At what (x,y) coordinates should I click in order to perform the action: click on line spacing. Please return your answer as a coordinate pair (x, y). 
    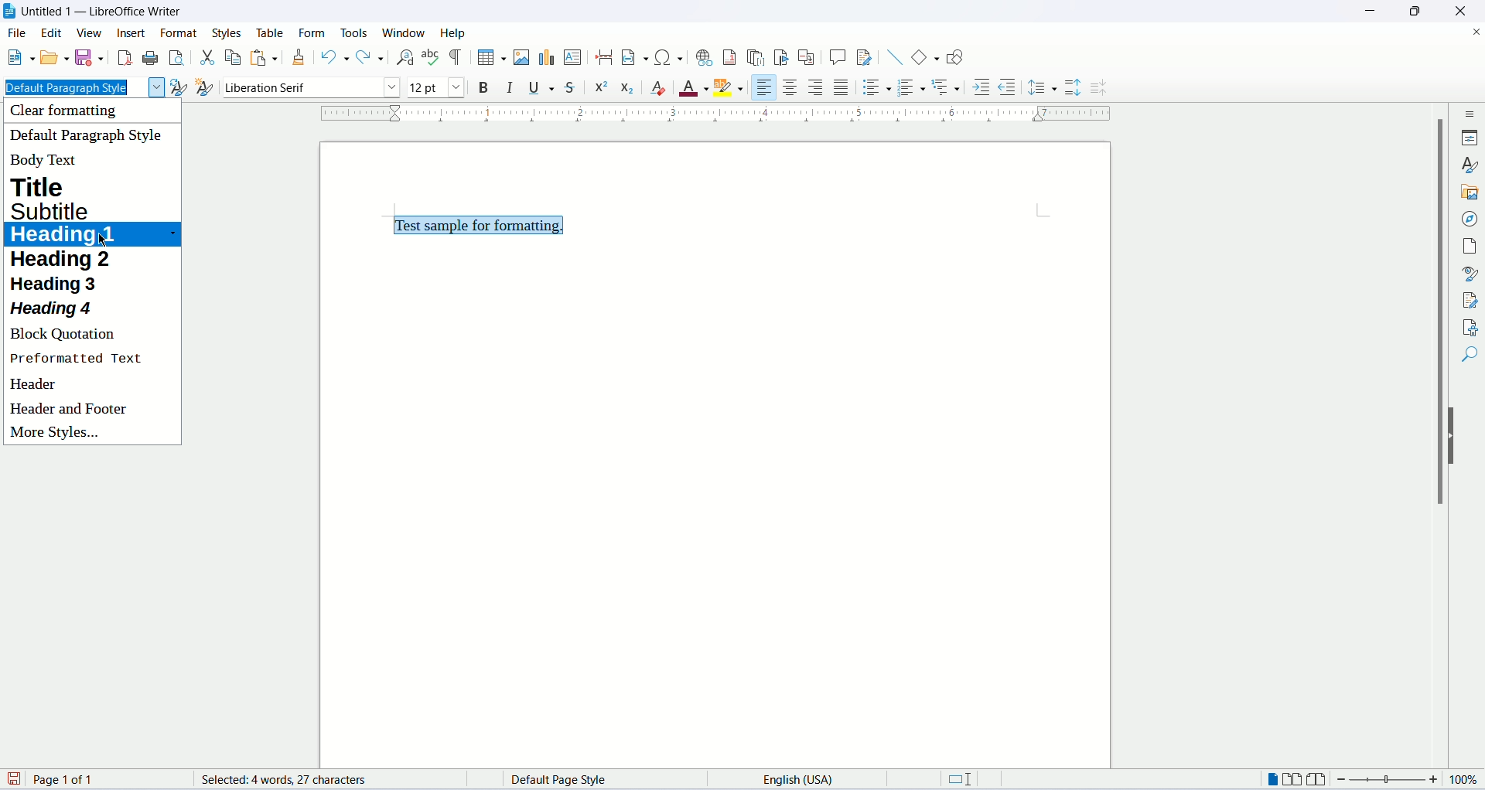
    Looking at the image, I should click on (1043, 87).